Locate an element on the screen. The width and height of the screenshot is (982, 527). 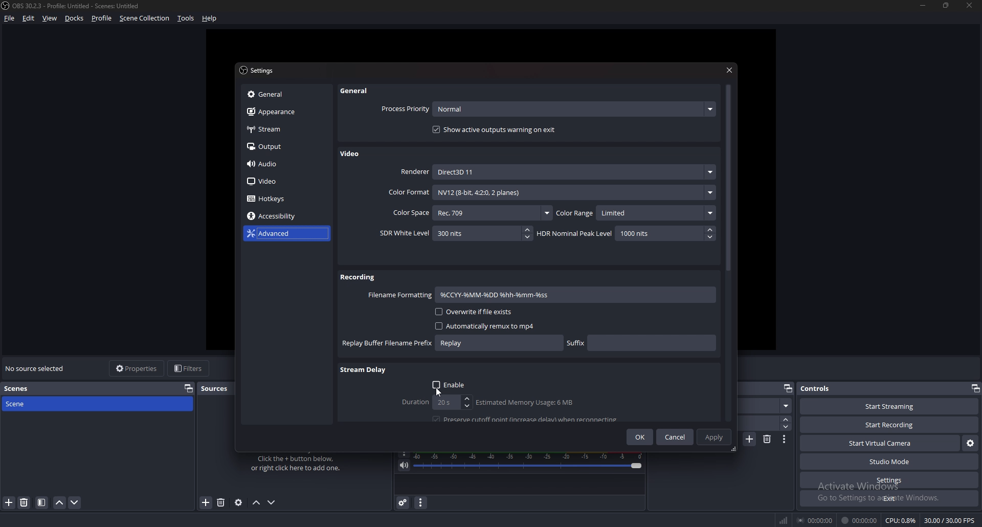
view is located at coordinates (50, 18).